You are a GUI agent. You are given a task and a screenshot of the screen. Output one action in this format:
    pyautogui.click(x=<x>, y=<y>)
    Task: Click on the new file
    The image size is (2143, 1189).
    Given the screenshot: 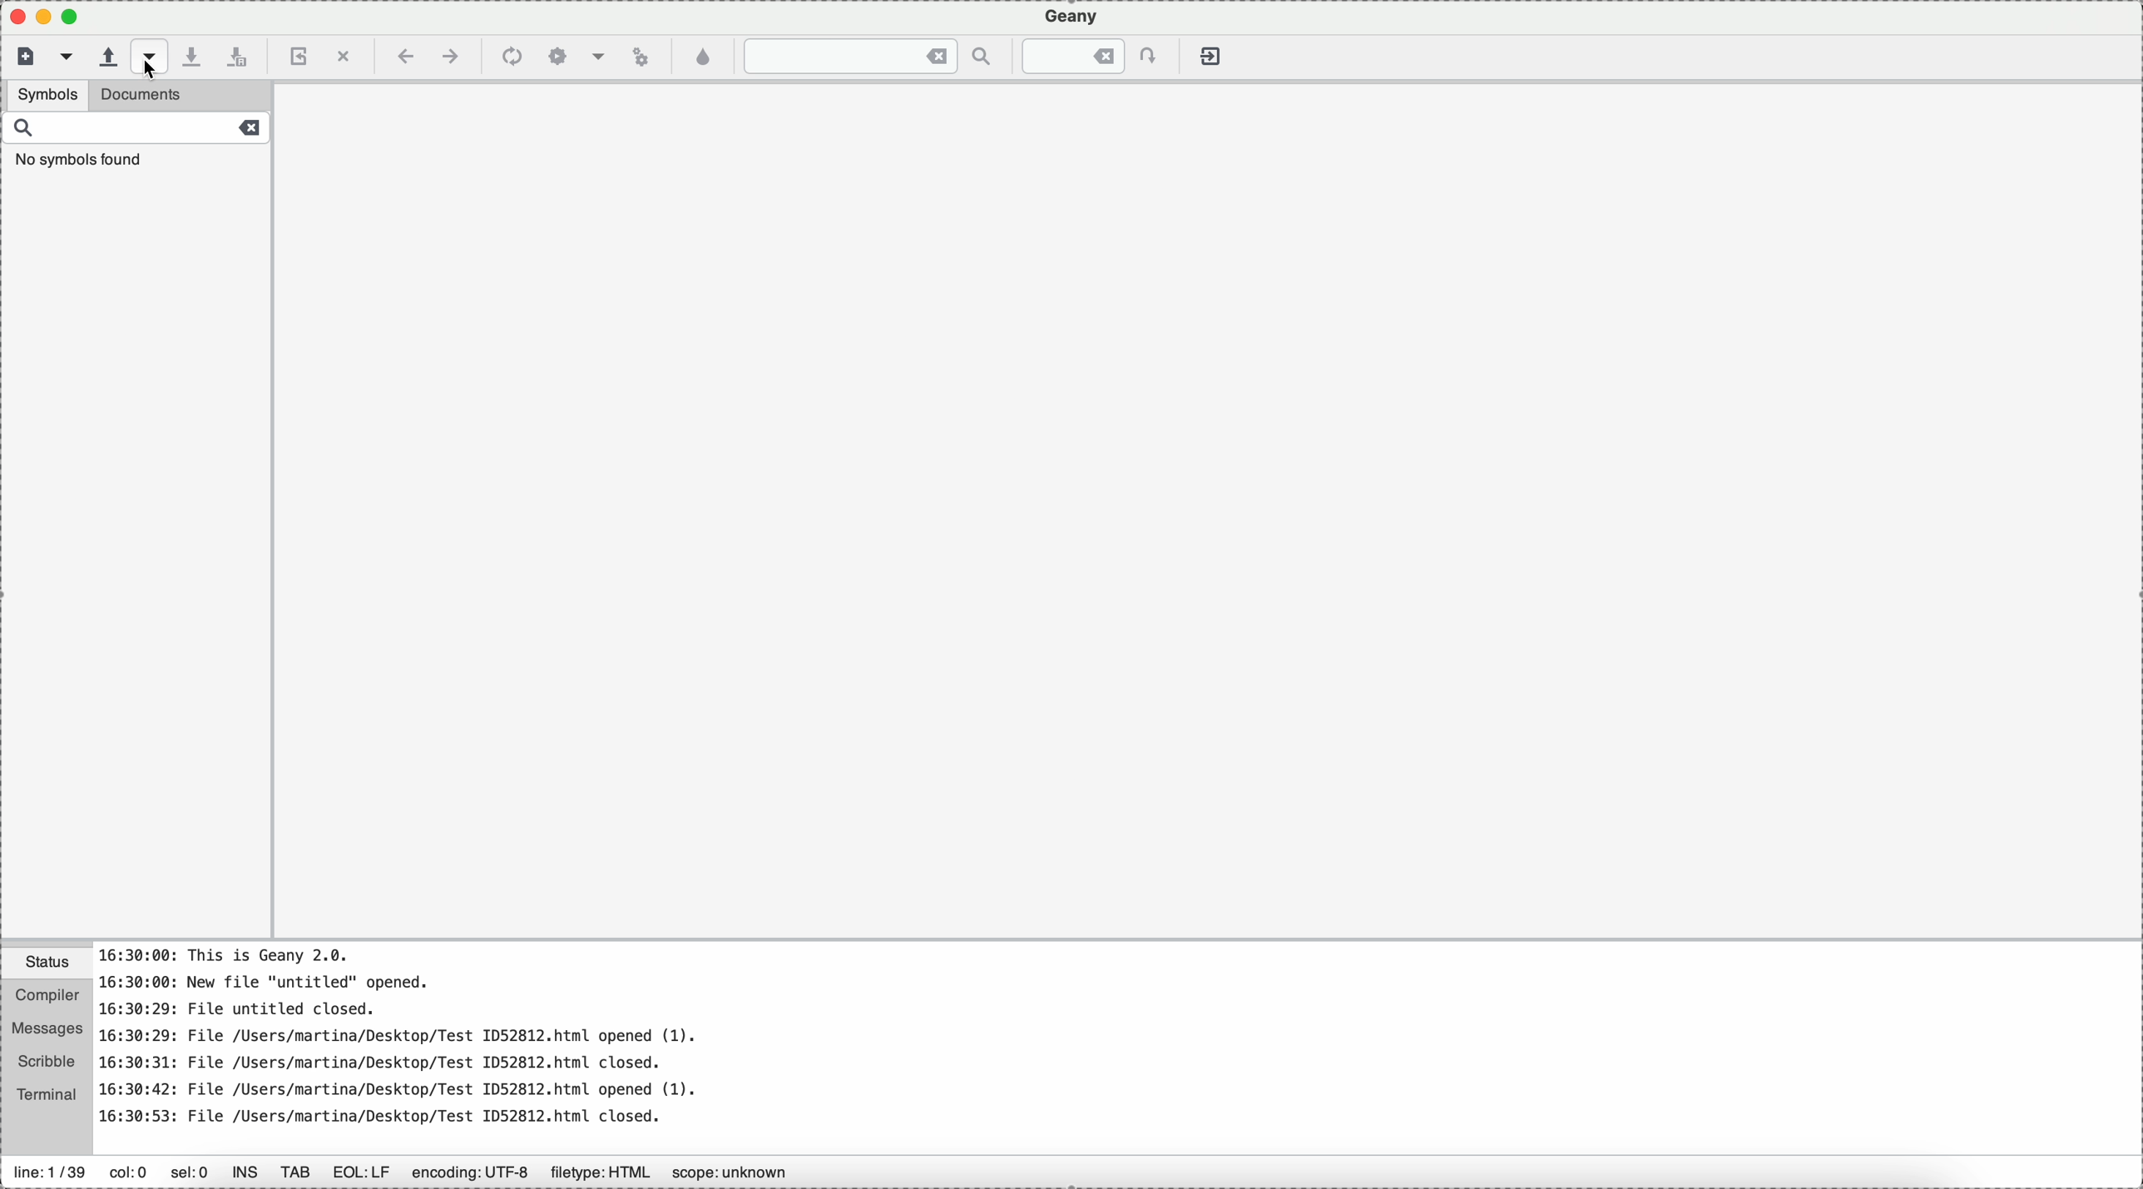 What is the action you would take?
    pyautogui.click(x=22, y=57)
    